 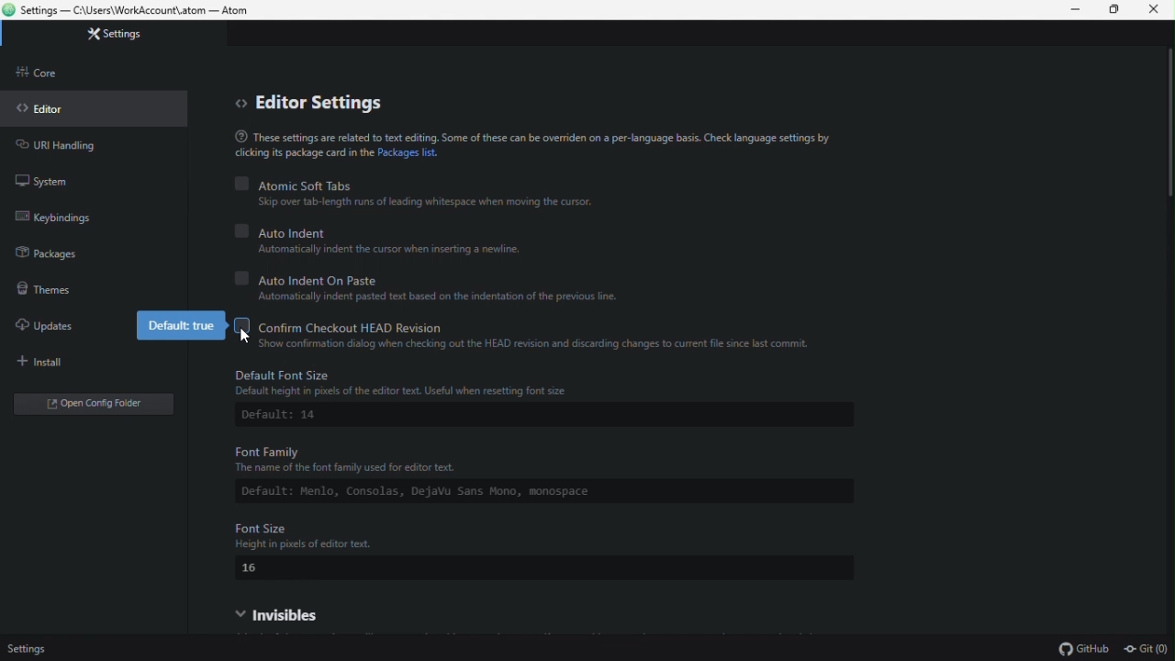 I want to click on ® These settings are related to text editing. Some of these can be overriden on a per-language basis. Check language settings bycicking its package card in the Packages list., so click(x=546, y=142).